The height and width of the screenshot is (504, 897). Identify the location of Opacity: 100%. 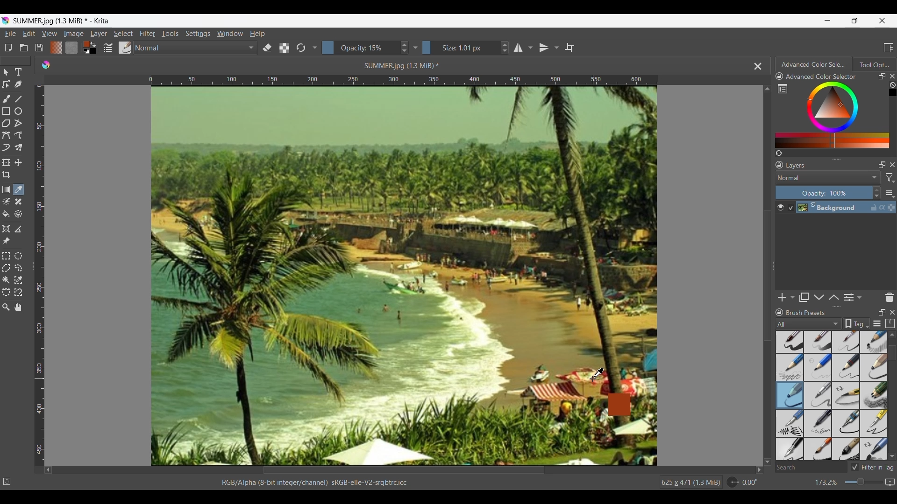
(824, 193).